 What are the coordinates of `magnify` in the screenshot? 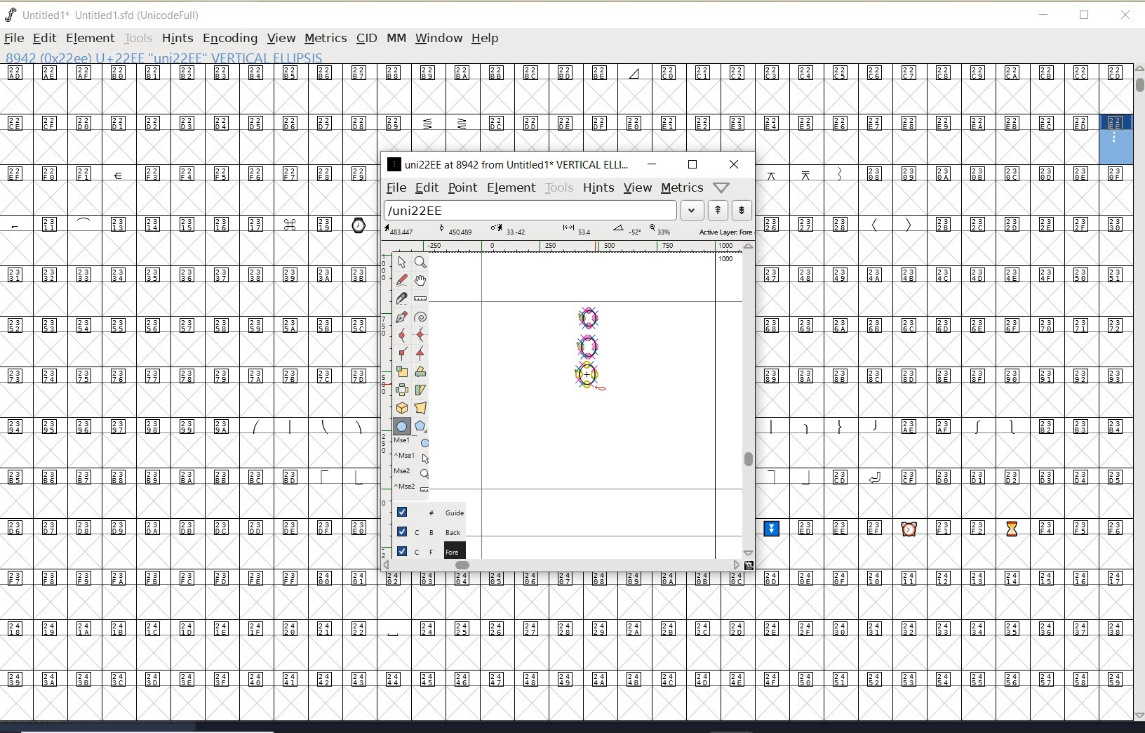 It's located at (420, 262).